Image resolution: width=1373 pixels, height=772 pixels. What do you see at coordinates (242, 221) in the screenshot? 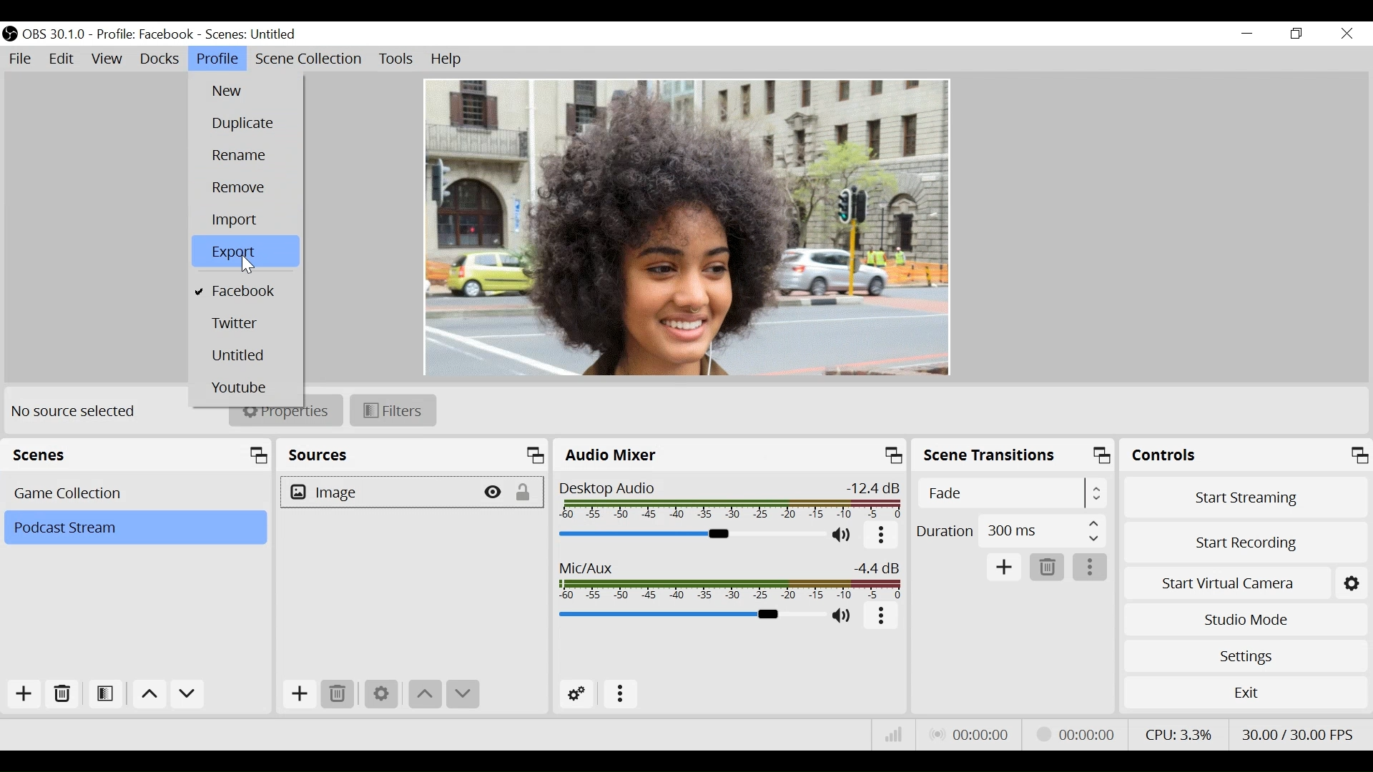
I see `Import` at bounding box center [242, 221].